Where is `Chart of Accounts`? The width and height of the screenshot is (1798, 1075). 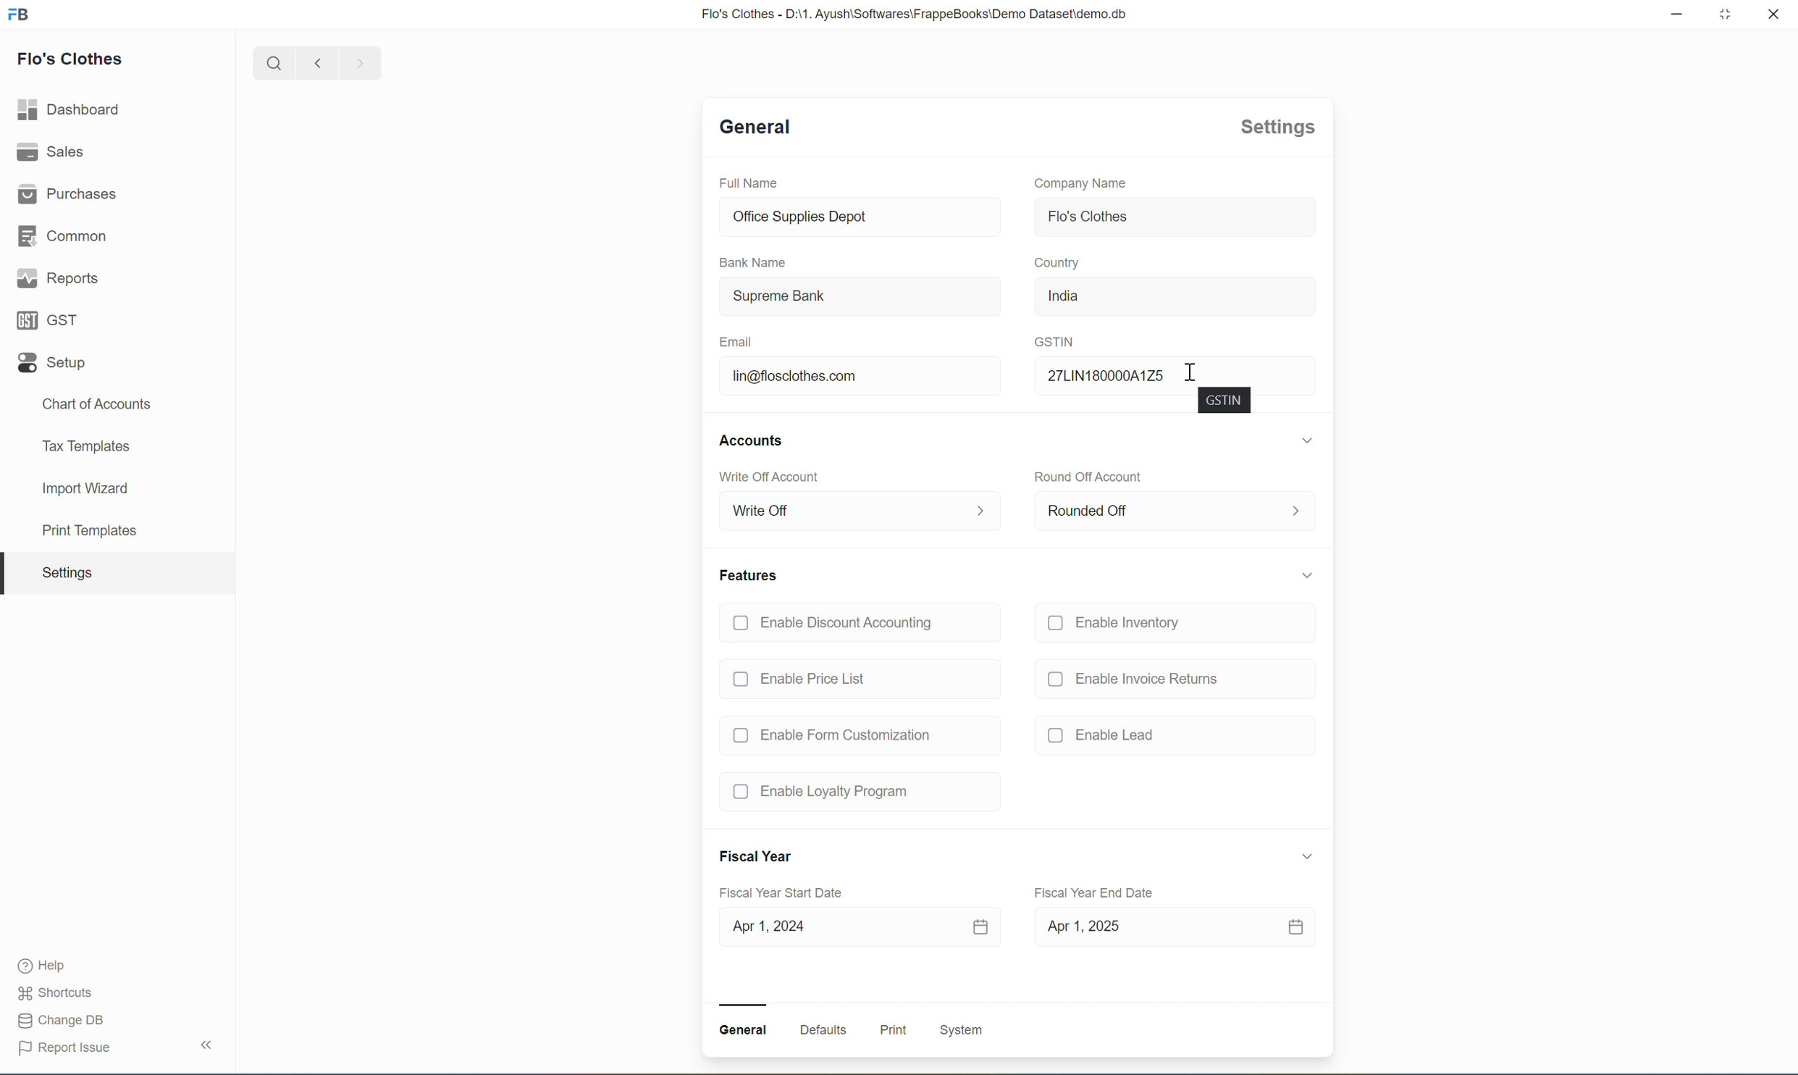
Chart of Accounts is located at coordinates (96, 404).